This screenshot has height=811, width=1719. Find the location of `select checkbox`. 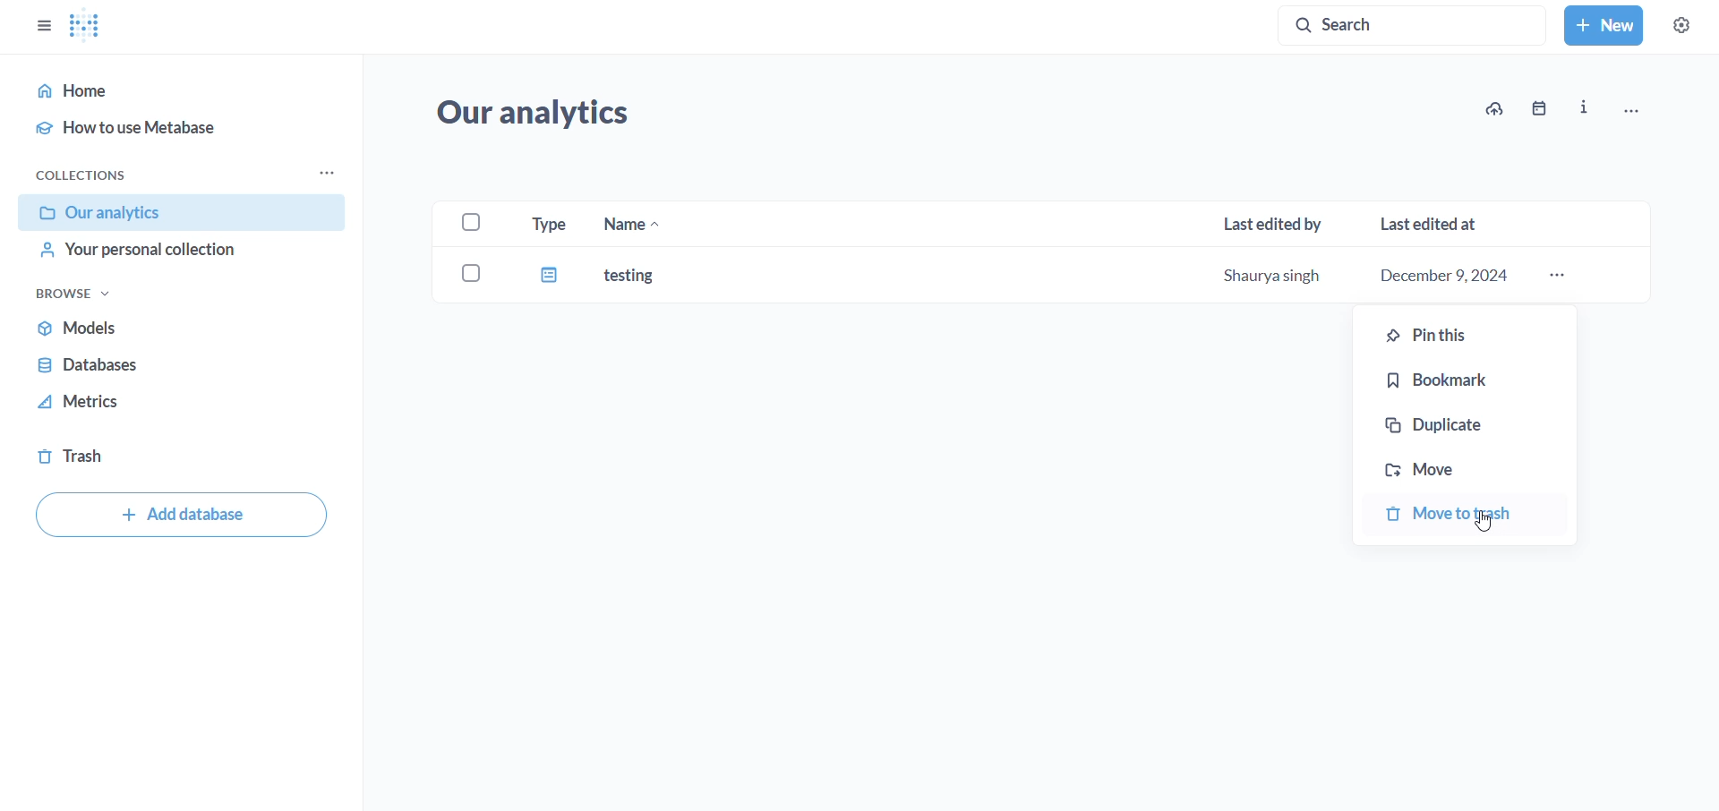

select checkbox is located at coordinates (475, 220).